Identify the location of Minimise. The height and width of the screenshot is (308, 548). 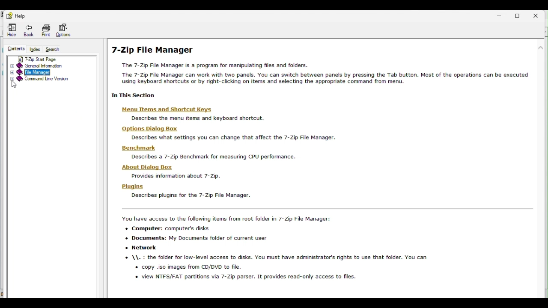
(500, 15).